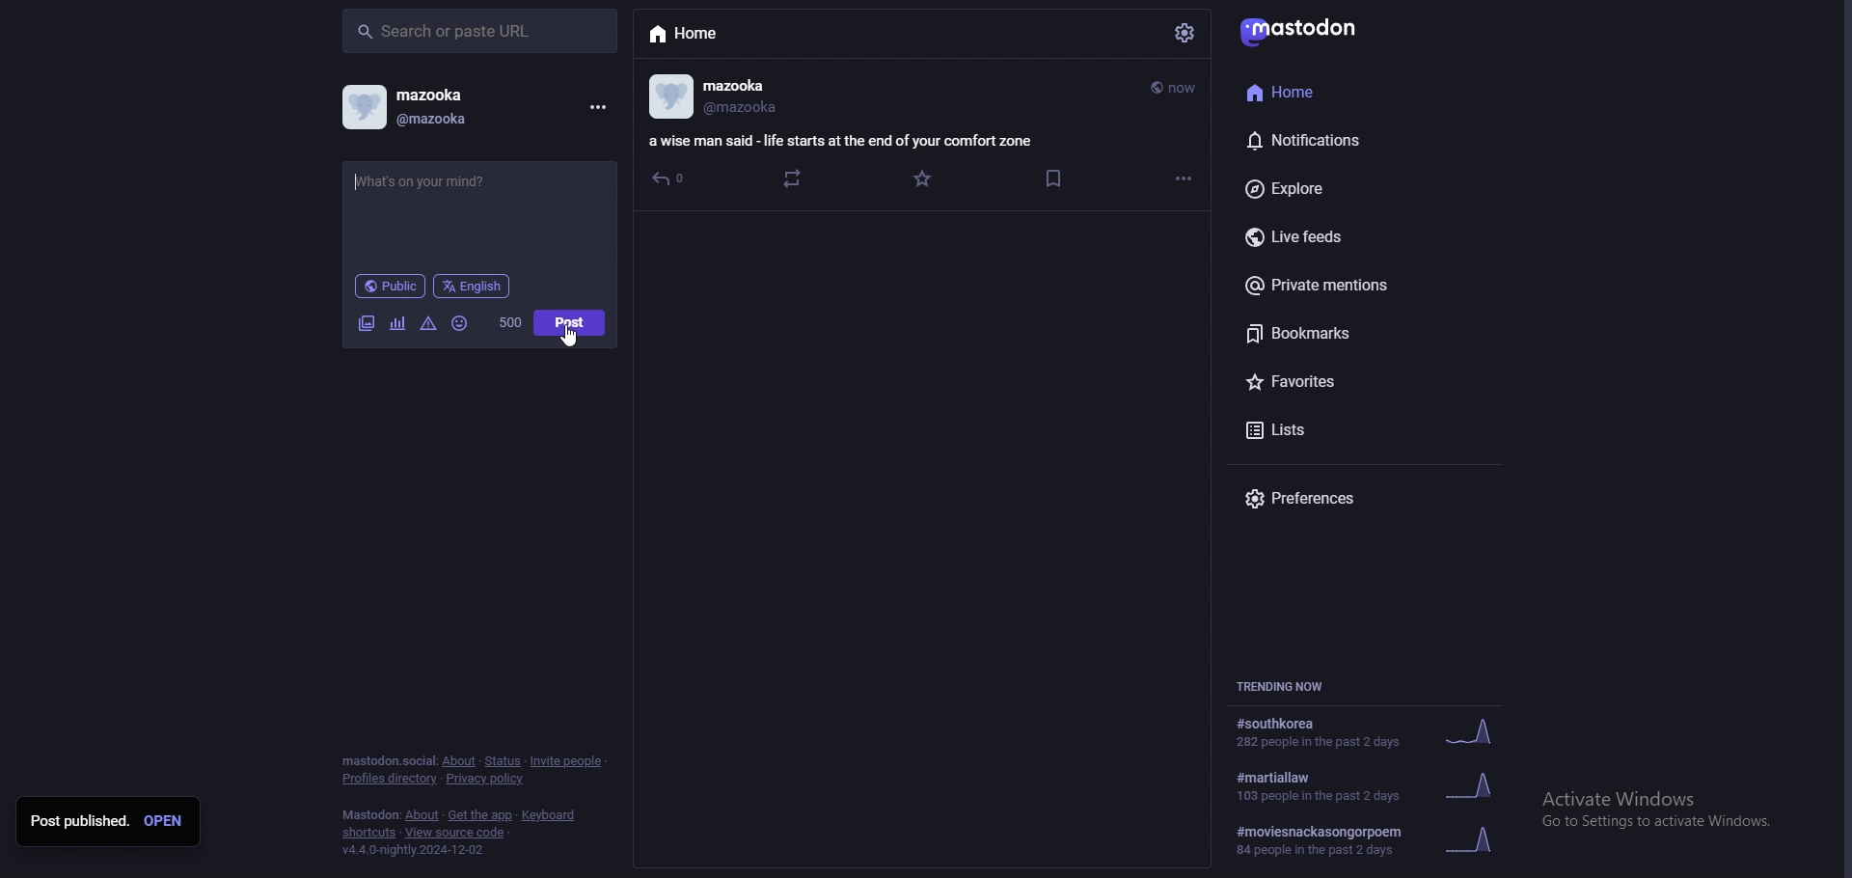  I want to click on about, so click(459, 761).